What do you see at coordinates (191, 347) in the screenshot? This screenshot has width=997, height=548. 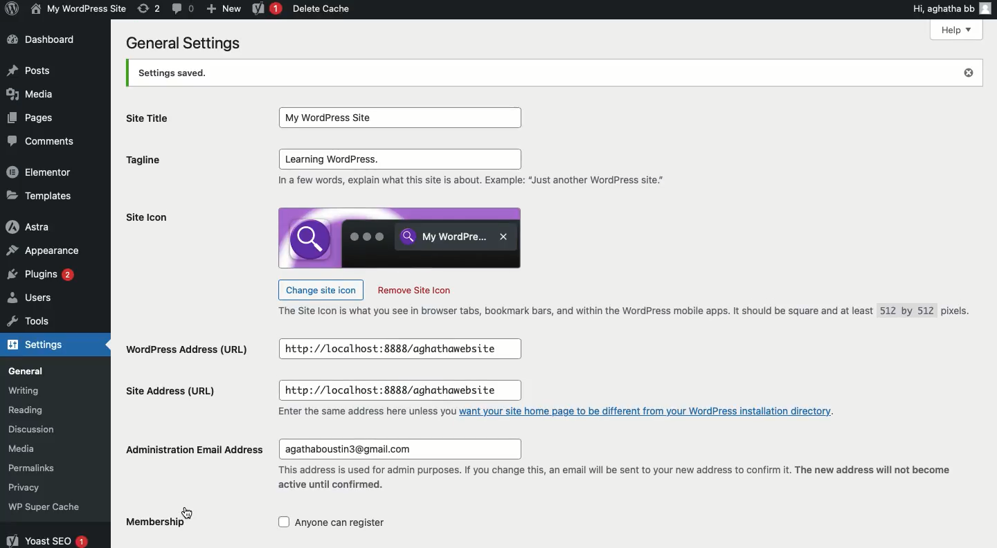 I see `Wordpress address (url)` at bounding box center [191, 347].